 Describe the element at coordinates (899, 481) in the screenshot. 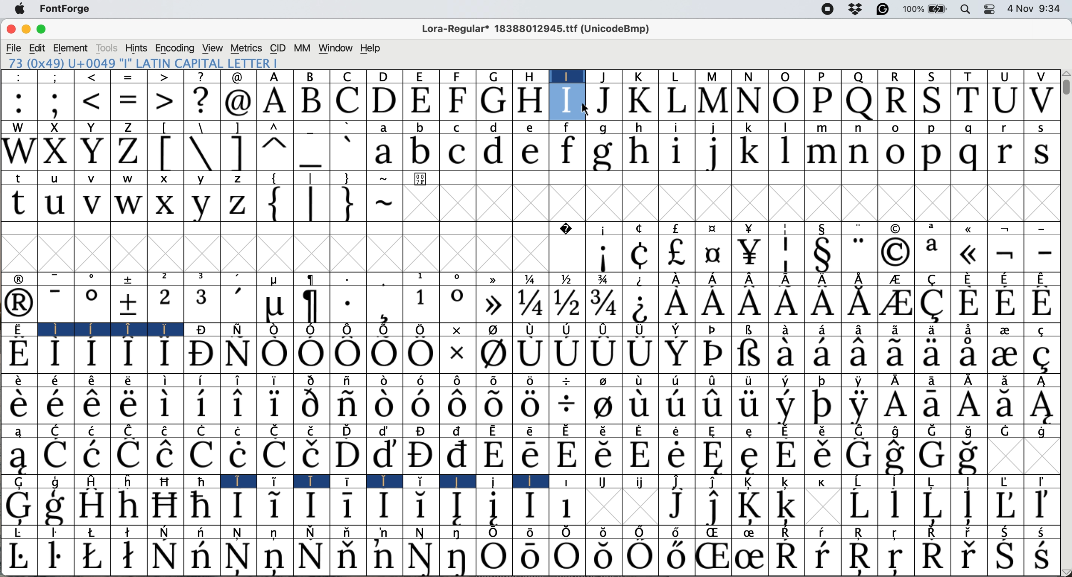

I see `Symbol` at that location.